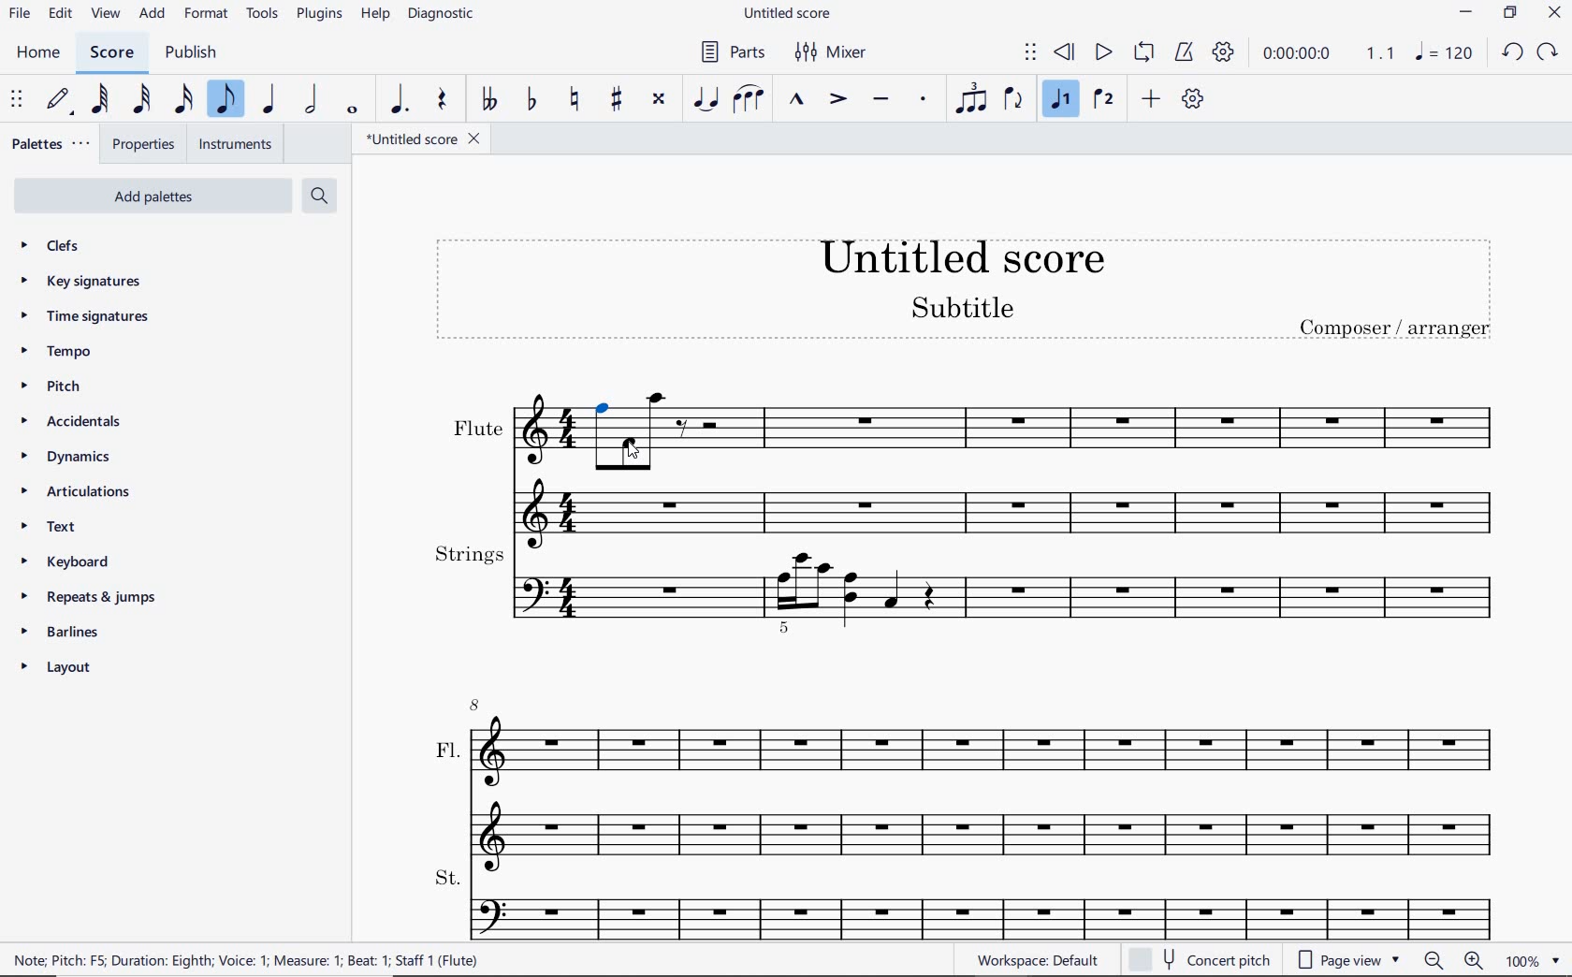 This screenshot has width=1572, height=977. Describe the element at coordinates (617, 98) in the screenshot. I see `TOGGLE SHARP` at that location.